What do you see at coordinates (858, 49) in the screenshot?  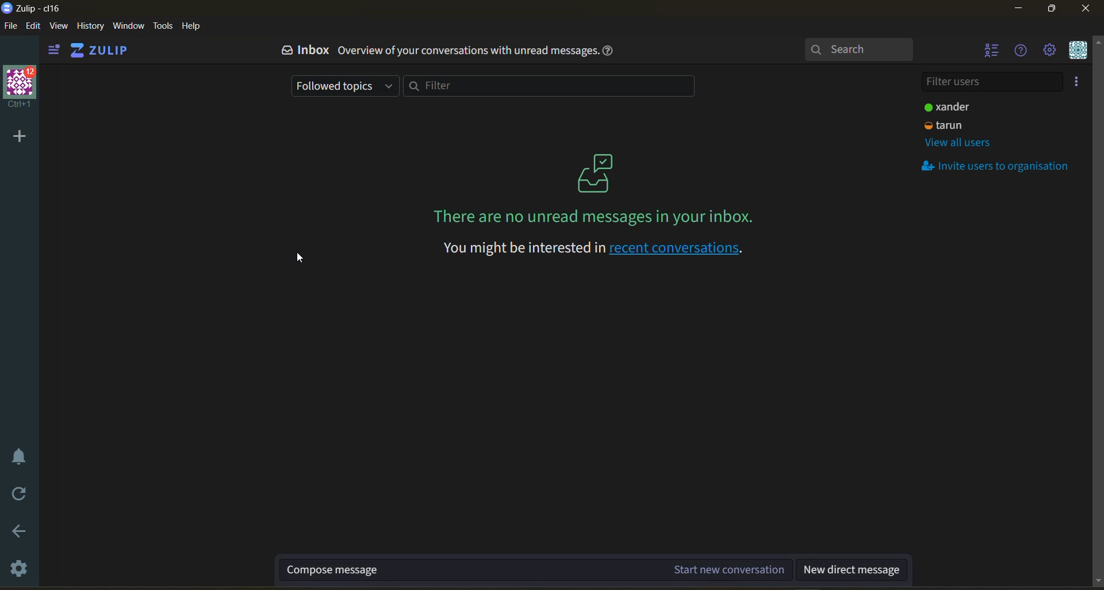 I see `search` at bounding box center [858, 49].